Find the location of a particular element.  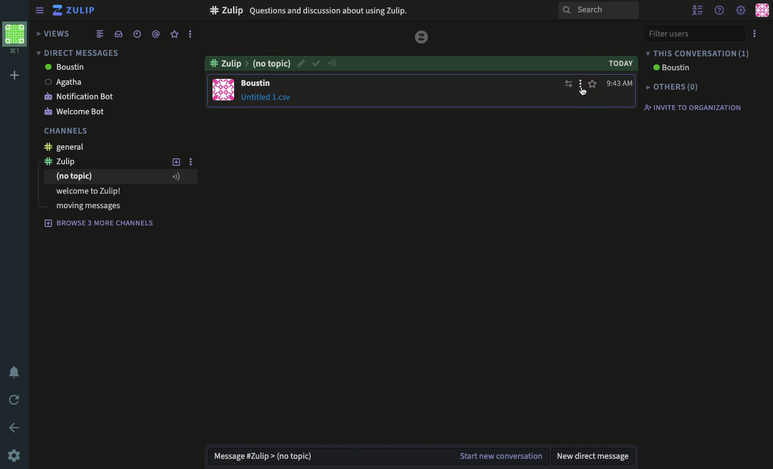

mention is located at coordinates (156, 35).